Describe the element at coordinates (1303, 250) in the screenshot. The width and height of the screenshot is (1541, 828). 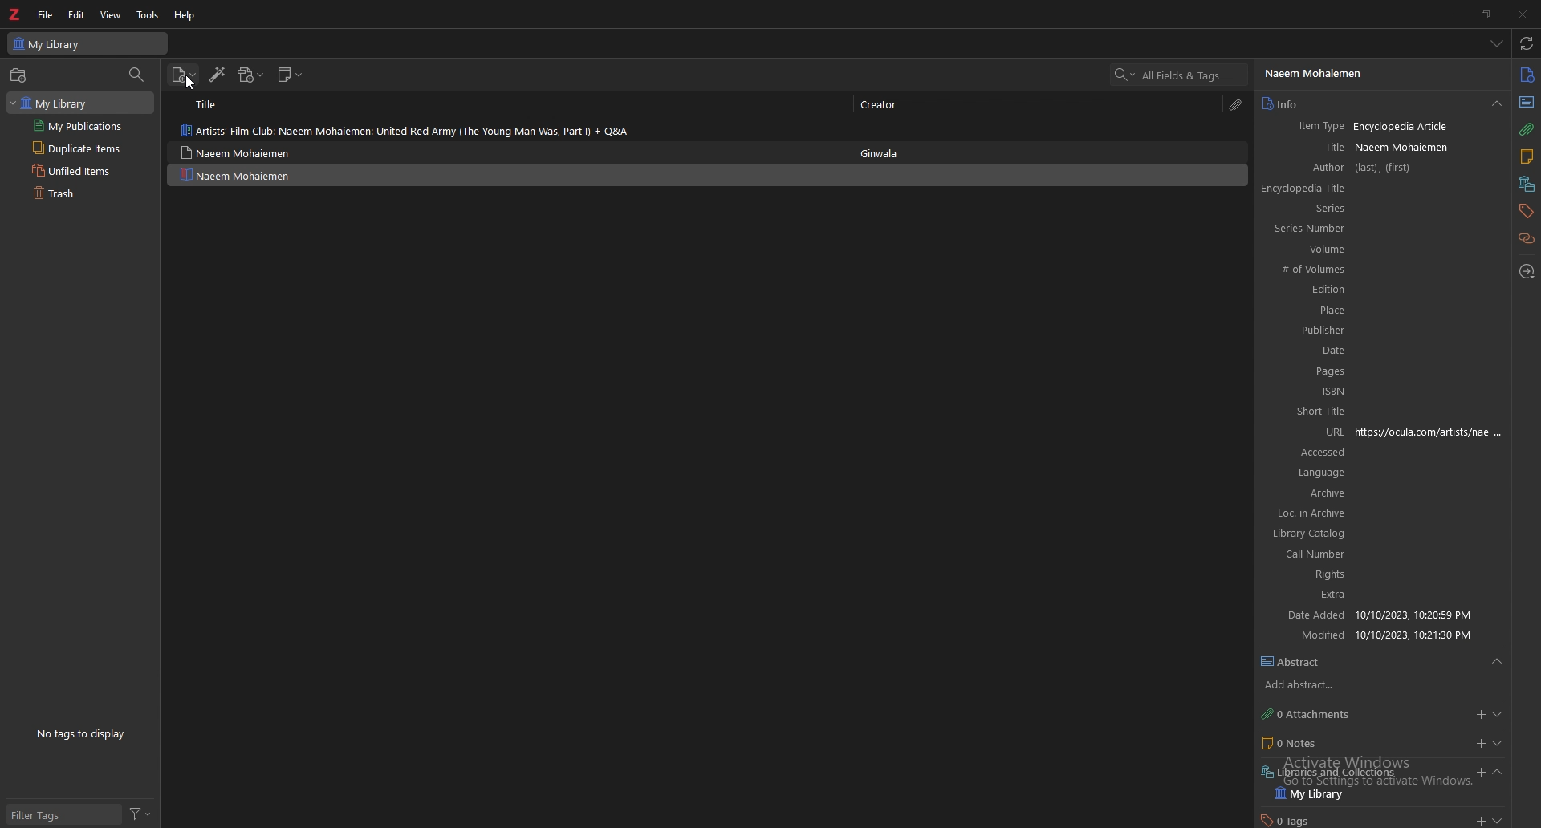
I see `volume` at that location.